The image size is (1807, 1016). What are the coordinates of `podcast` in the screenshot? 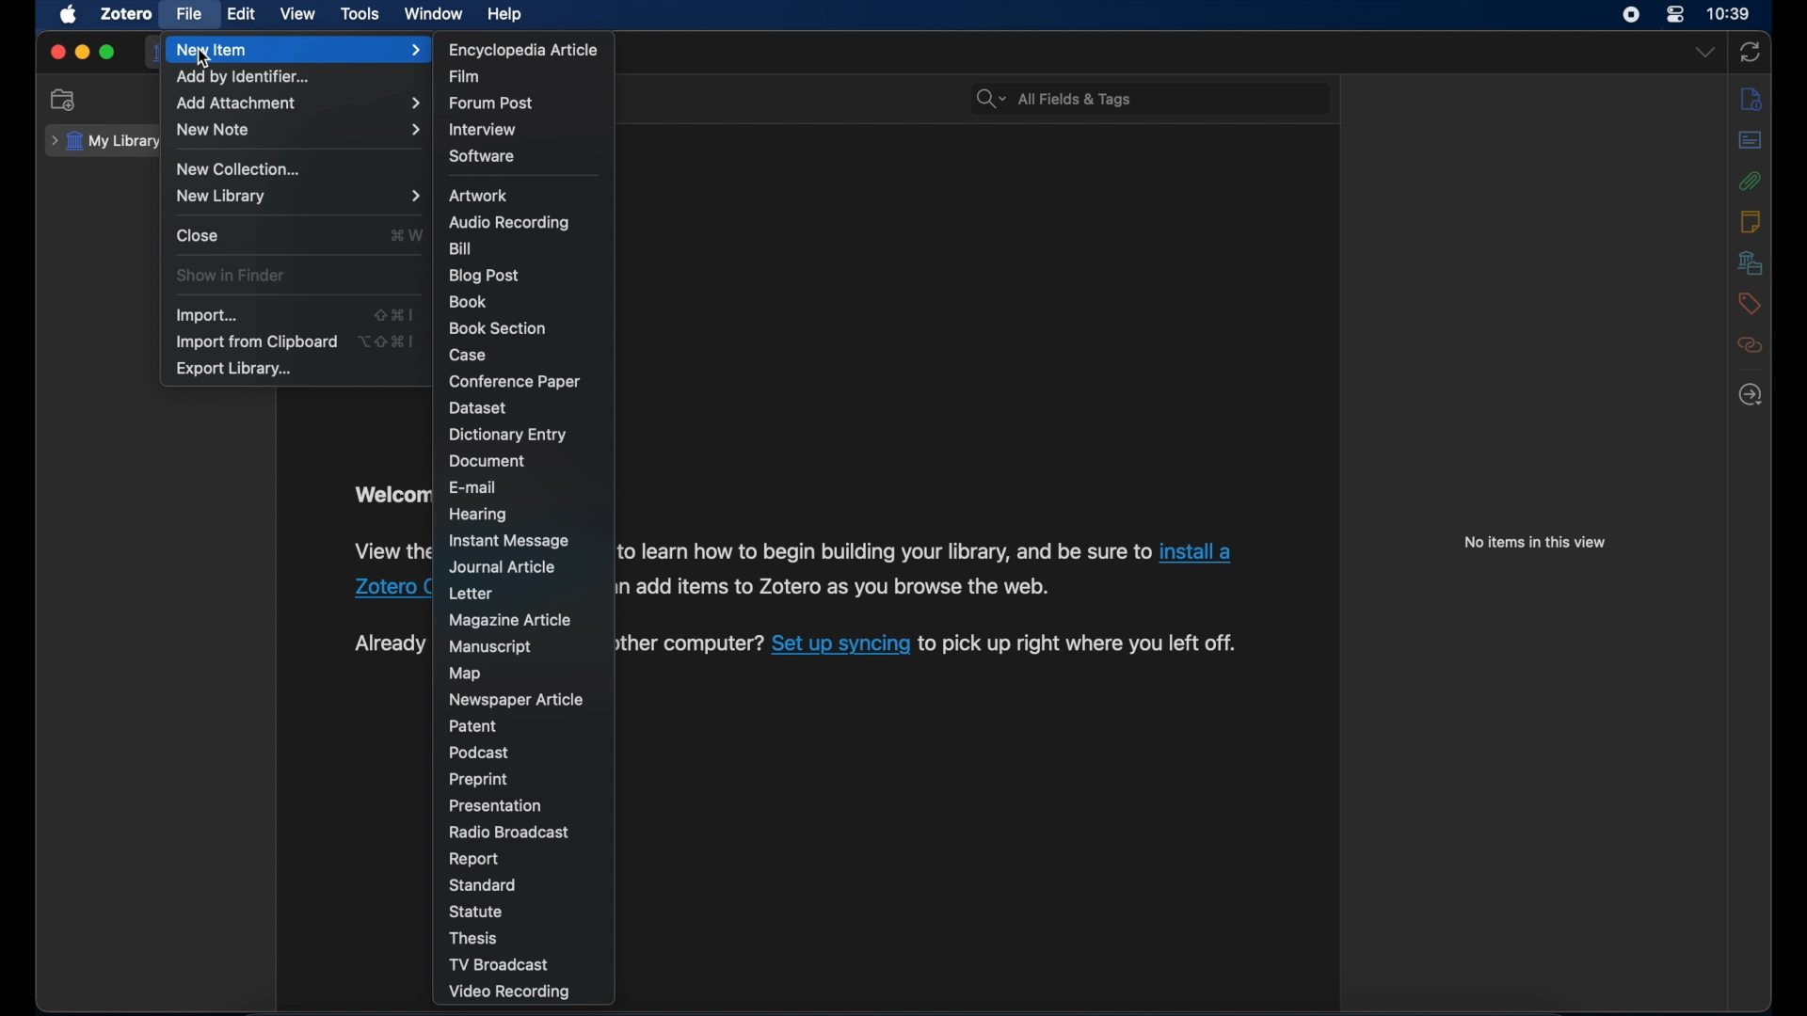 It's located at (479, 753).